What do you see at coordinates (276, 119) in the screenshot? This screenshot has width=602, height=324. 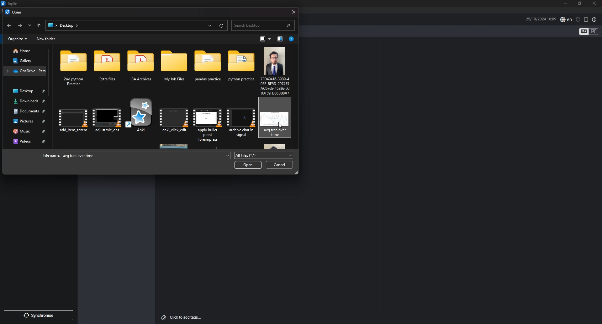 I see `avg. brand over tine` at bounding box center [276, 119].